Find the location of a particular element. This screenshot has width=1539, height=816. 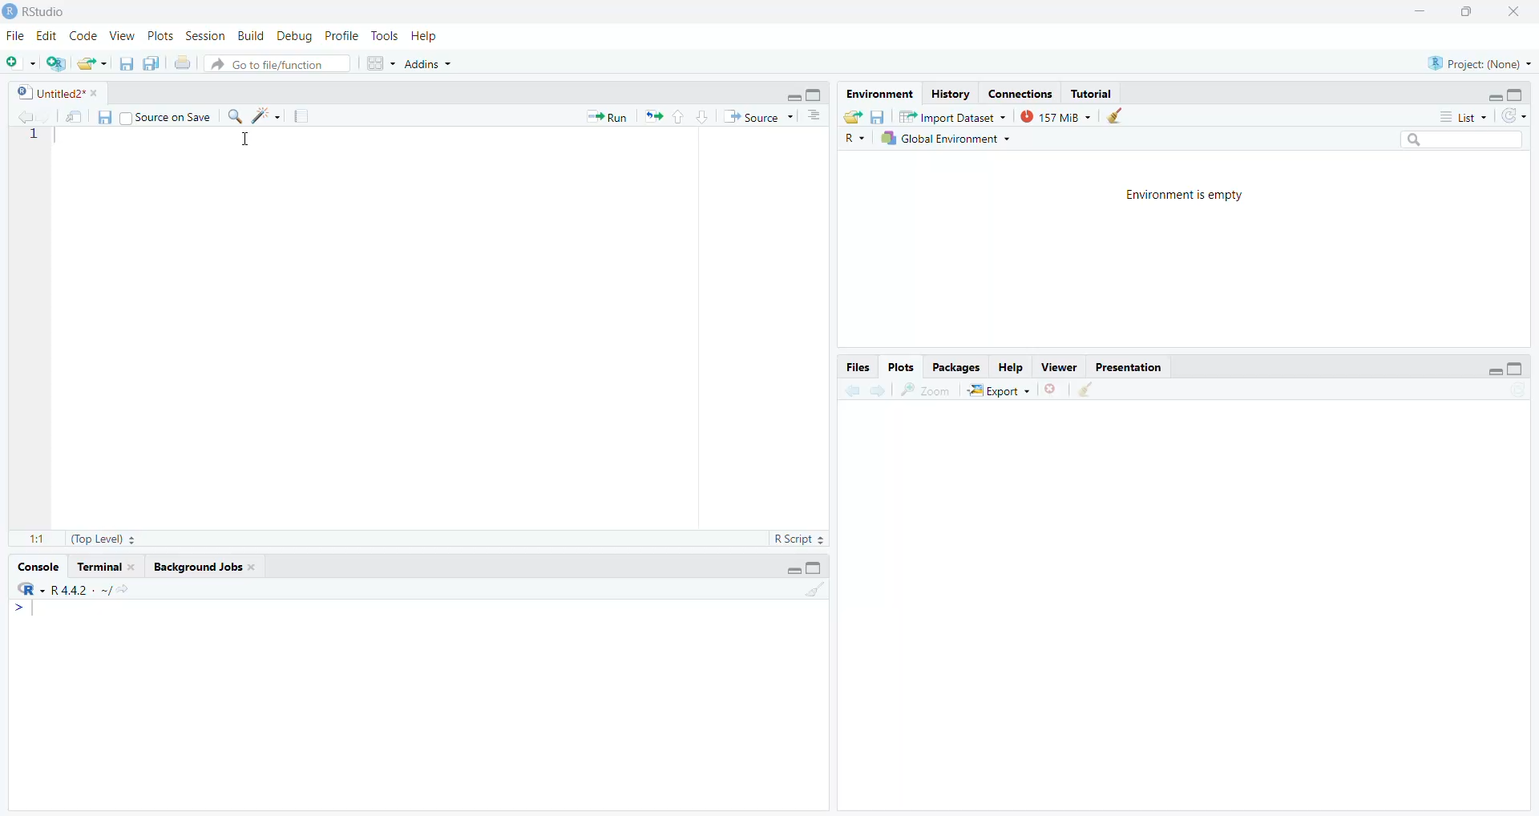

go to previous section/chunk is located at coordinates (677, 117).